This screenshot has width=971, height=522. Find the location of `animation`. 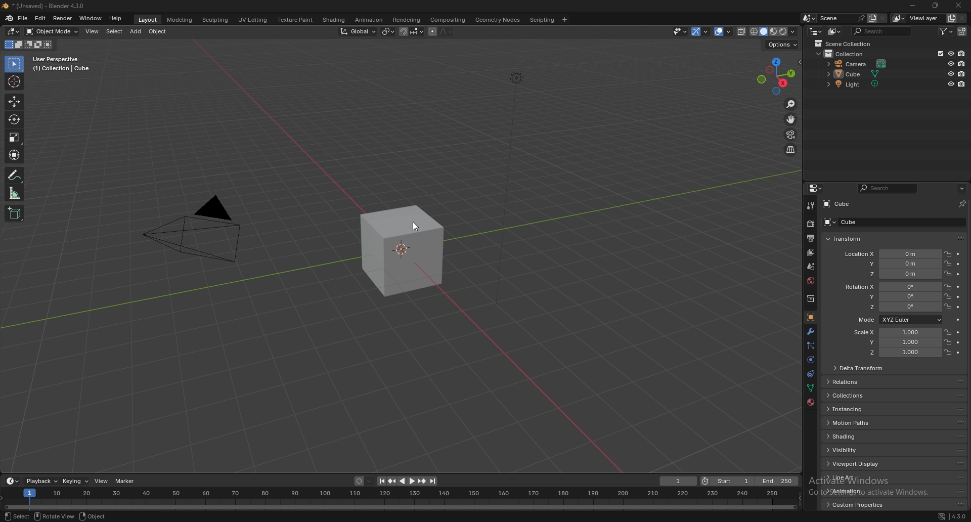

animation is located at coordinates (855, 491).